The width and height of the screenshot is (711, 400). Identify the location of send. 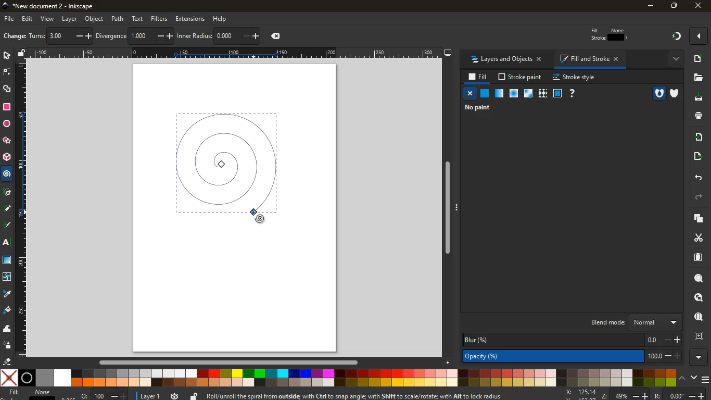
(697, 156).